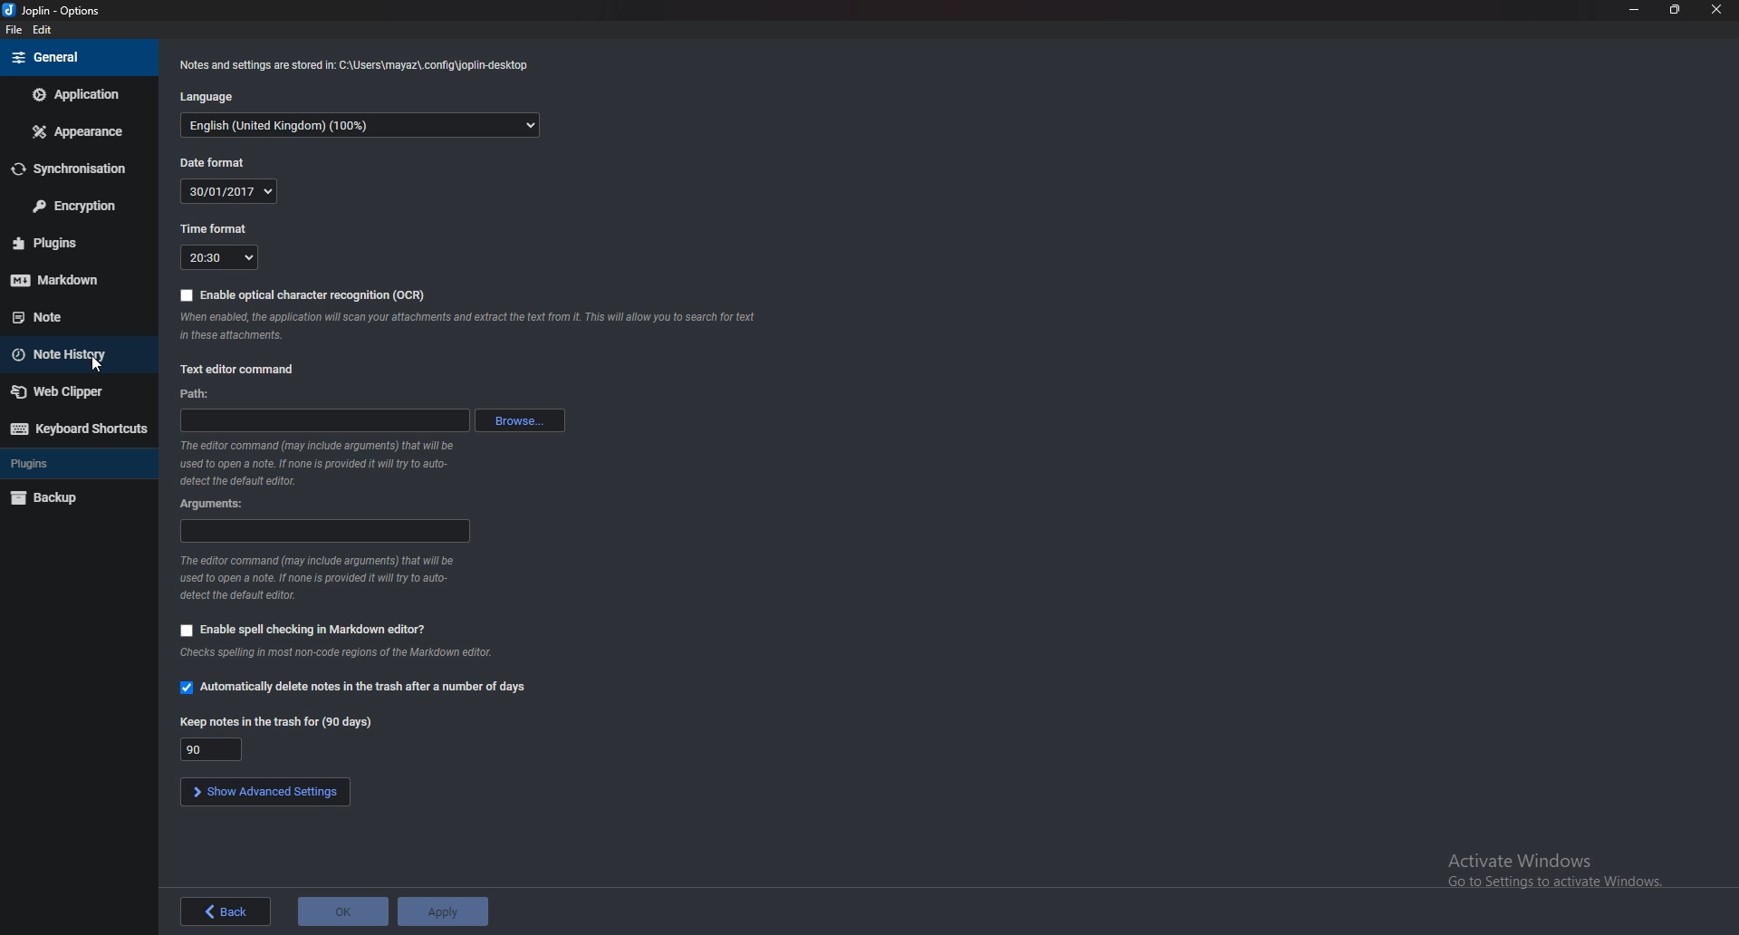 Image resolution: width=1739 pixels, height=935 pixels. What do you see at coordinates (522, 422) in the screenshot?
I see `browse` at bounding box center [522, 422].